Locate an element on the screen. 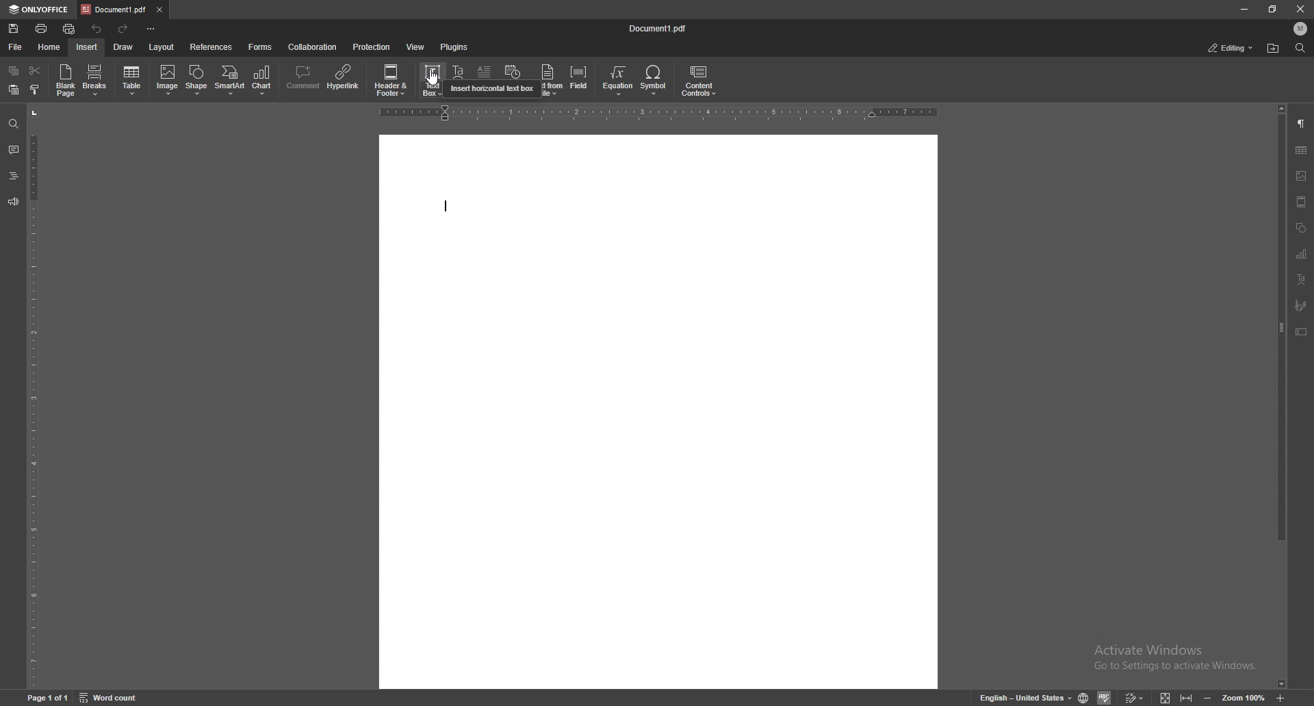 Image resolution: width=1314 pixels, height=706 pixels. file is located at coordinates (15, 47).